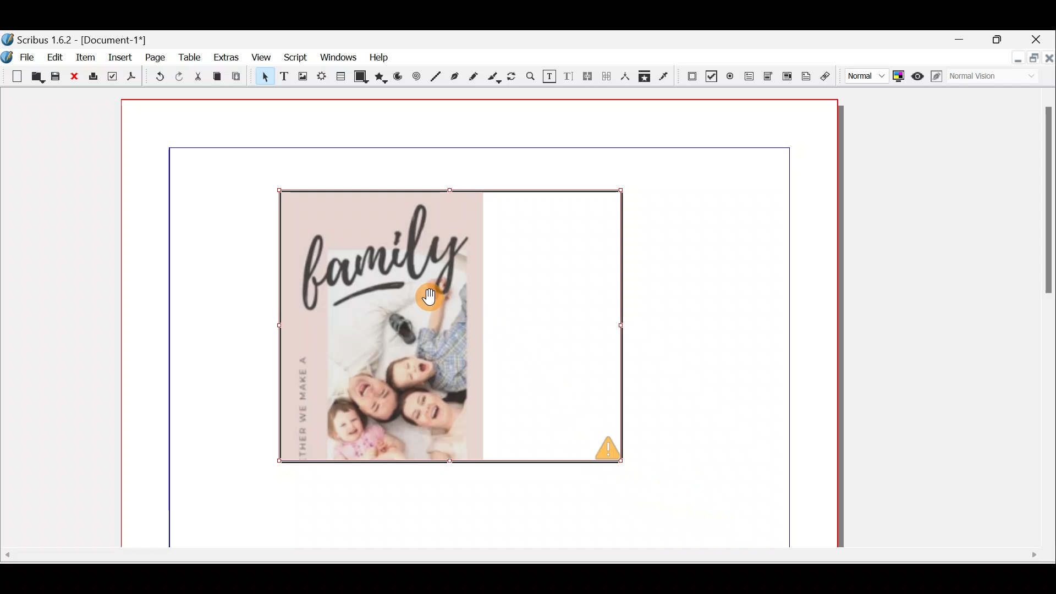 This screenshot has width=1056, height=594. What do you see at coordinates (13, 77) in the screenshot?
I see `New` at bounding box center [13, 77].